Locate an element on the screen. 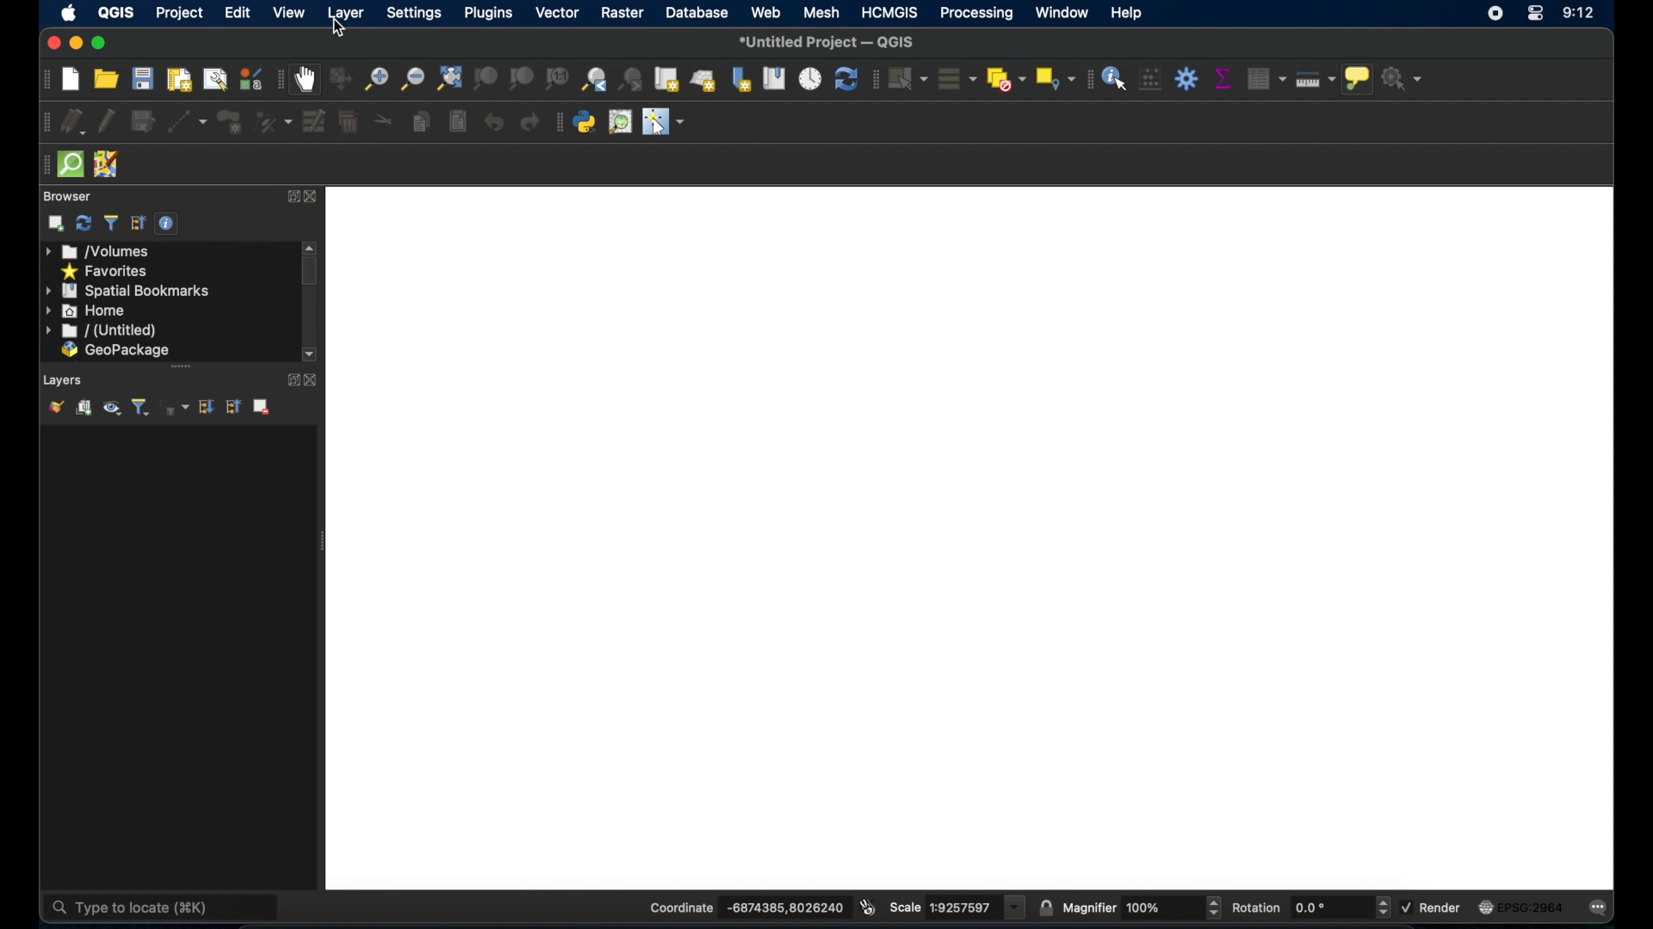  settings is located at coordinates (412, 12).